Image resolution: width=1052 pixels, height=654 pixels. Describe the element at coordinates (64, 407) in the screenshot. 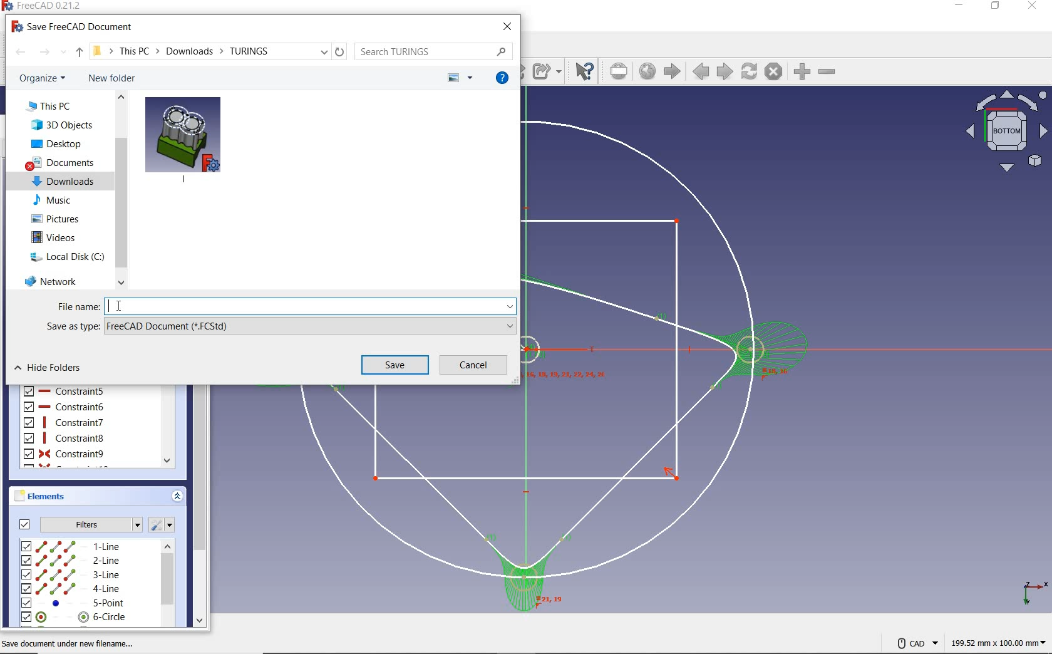

I see `constraint6` at that location.